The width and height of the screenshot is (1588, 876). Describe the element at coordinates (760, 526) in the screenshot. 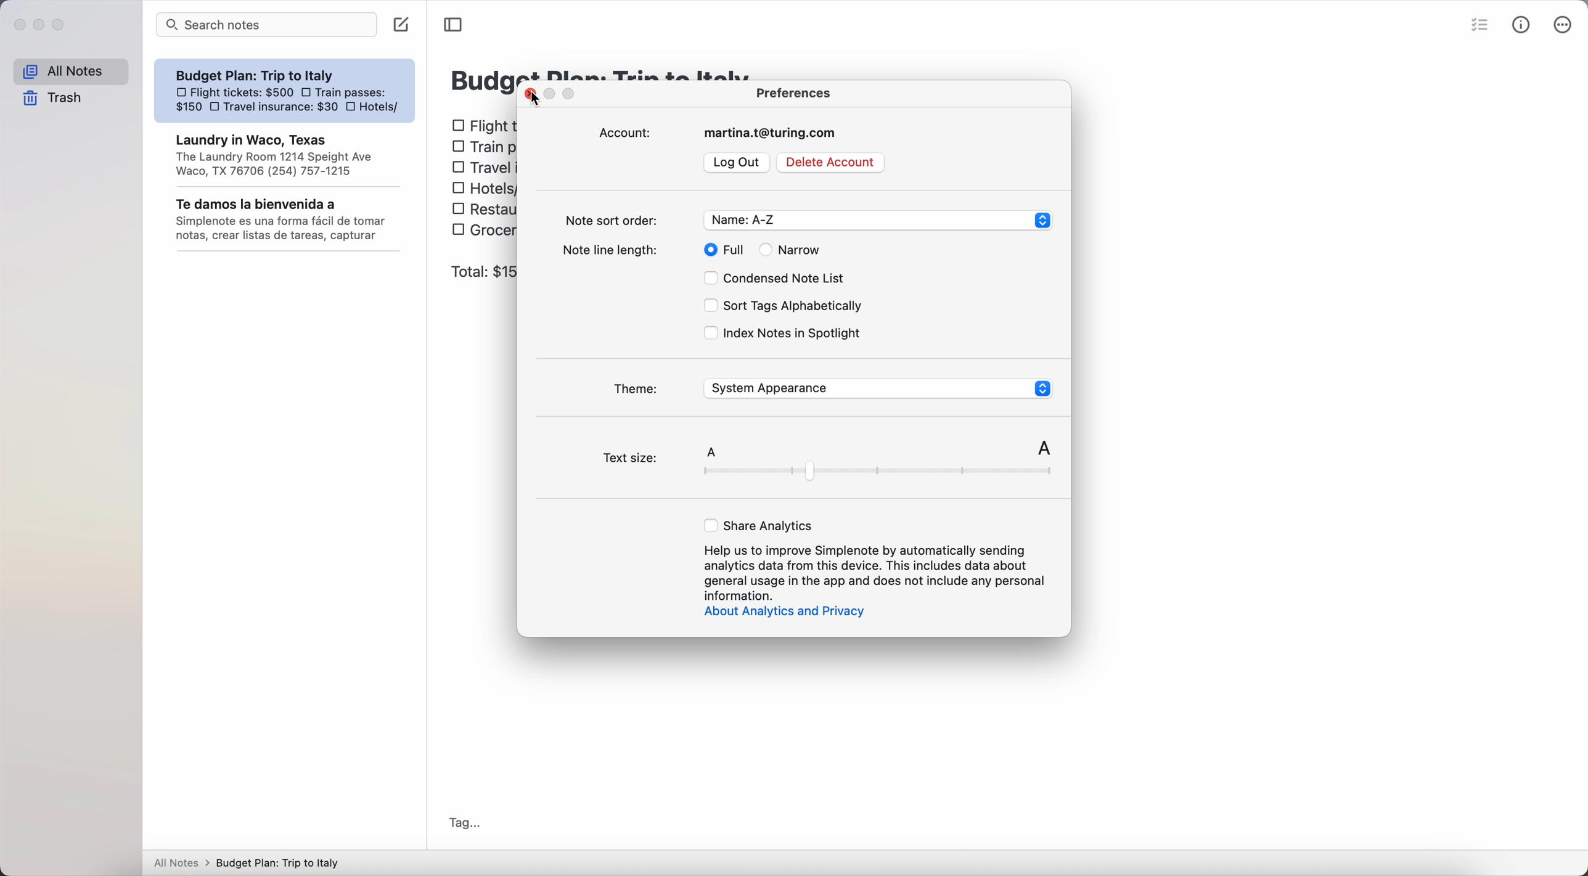

I see `share analytics` at that location.